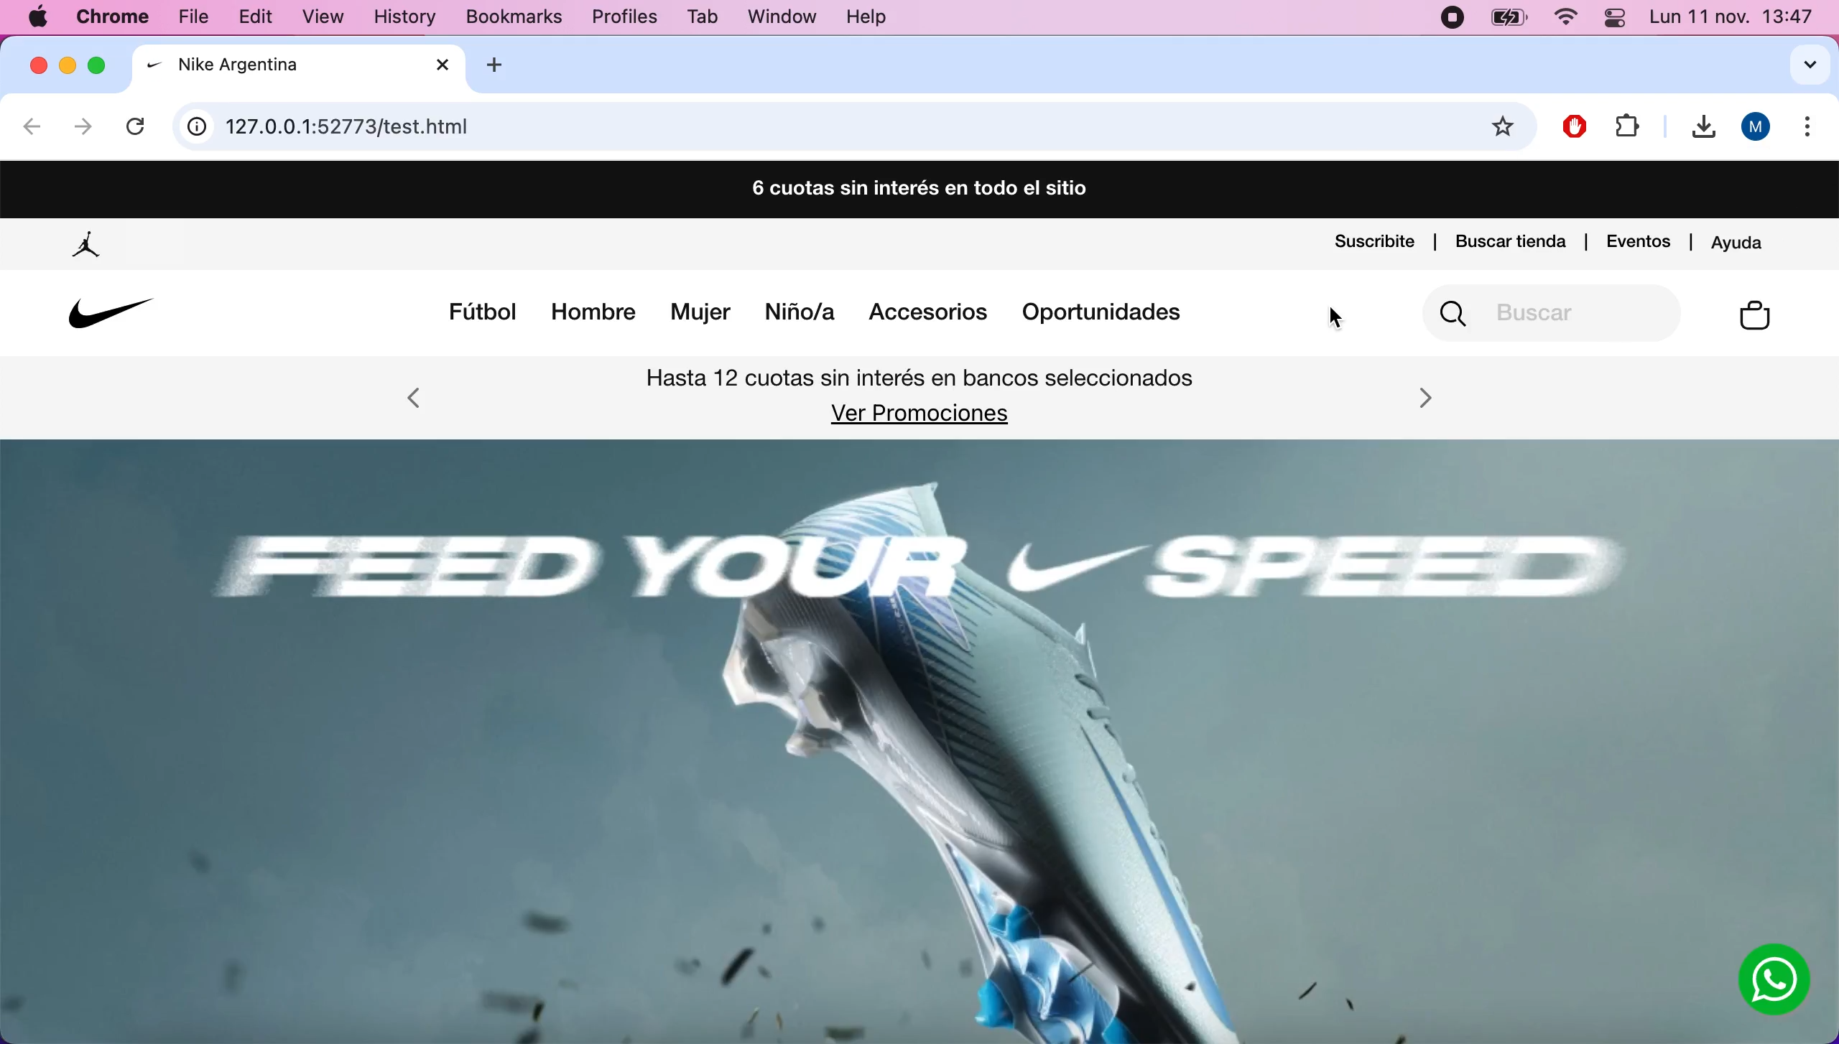  Describe the element at coordinates (39, 19) in the screenshot. I see `mac logo` at that location.